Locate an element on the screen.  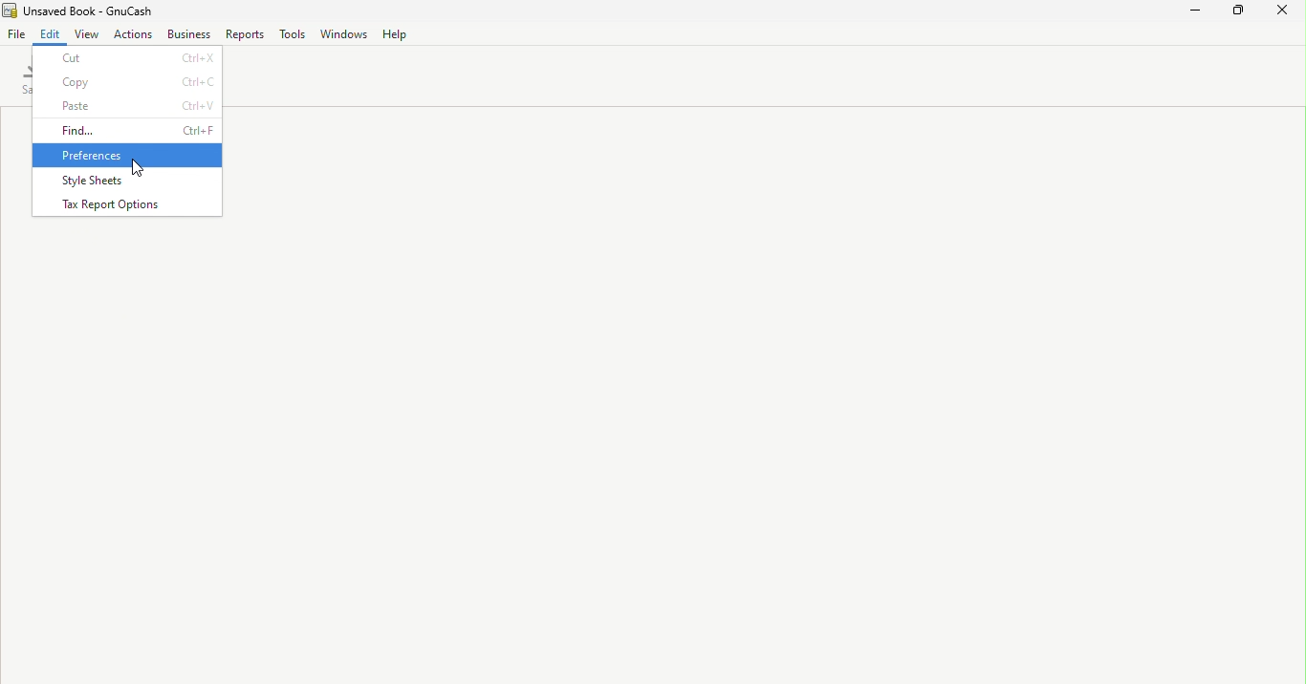
Reports is located at coordinates (243, 34).